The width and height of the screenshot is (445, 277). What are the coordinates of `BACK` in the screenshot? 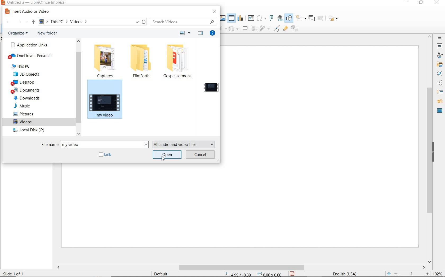 It's located at (9, 22).